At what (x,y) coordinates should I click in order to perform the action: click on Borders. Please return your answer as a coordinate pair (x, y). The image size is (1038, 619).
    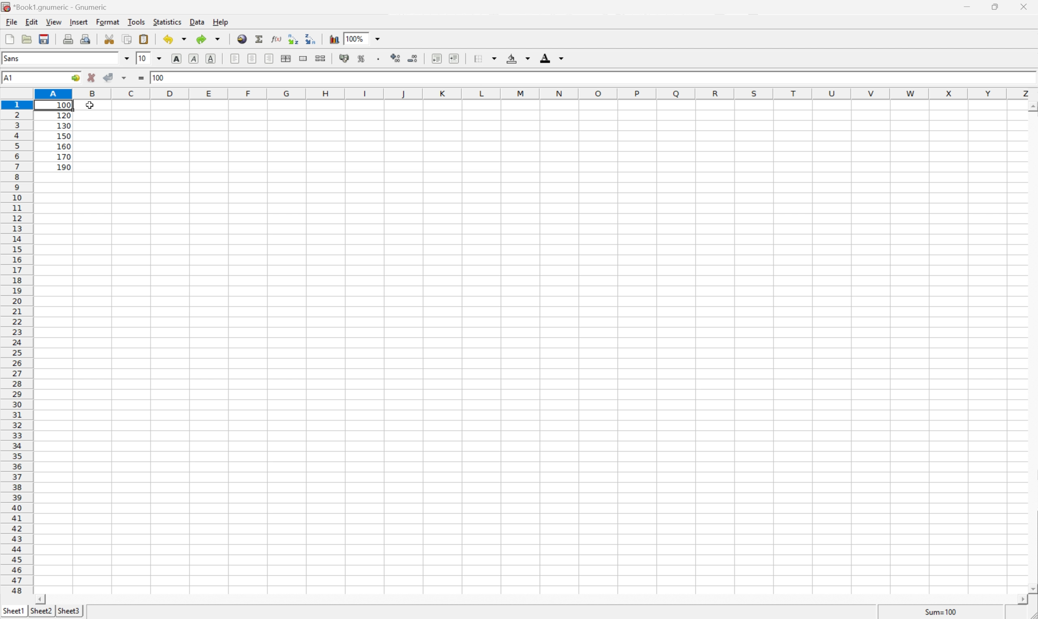
    Looking at the image, I should click on (484, 58).